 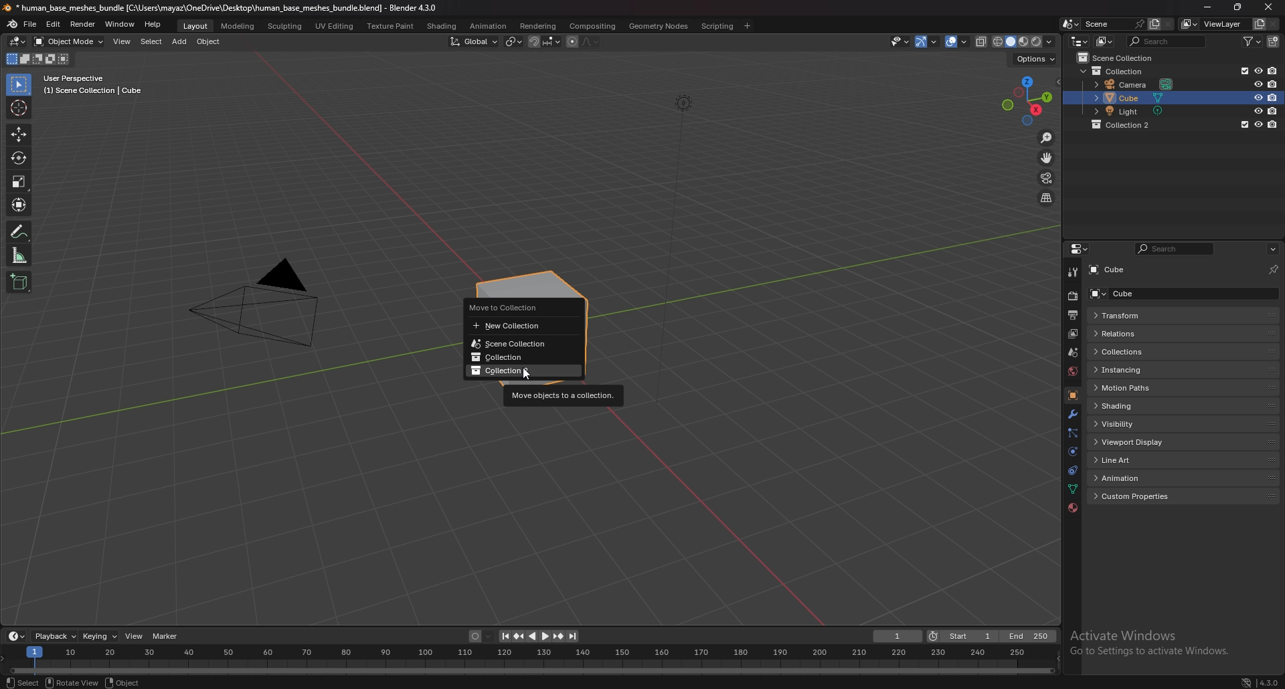 I want to click on search, so click(x=1169, y=41).